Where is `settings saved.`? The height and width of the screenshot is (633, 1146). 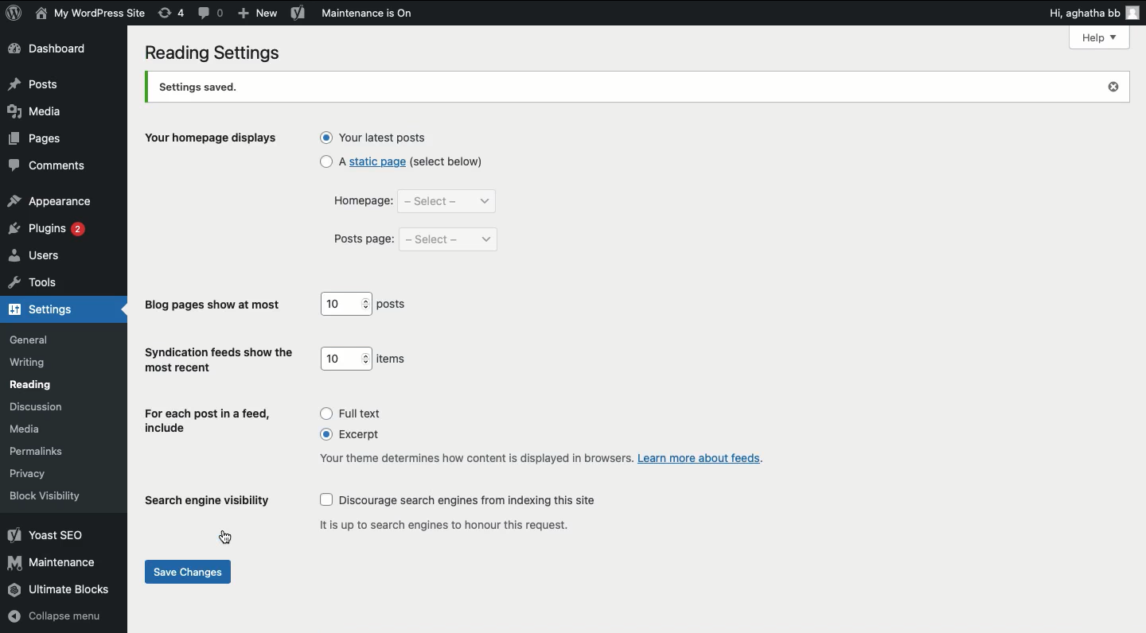 settings saved. is located at coordinates (201, 89).